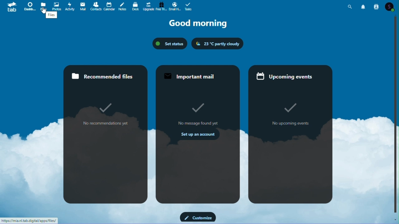 The height and width of the screenshot is (224, 399). What do you see at coordinates (96, 6) in the screenshot?
I see `contacts` at bounding box center [96, 6].